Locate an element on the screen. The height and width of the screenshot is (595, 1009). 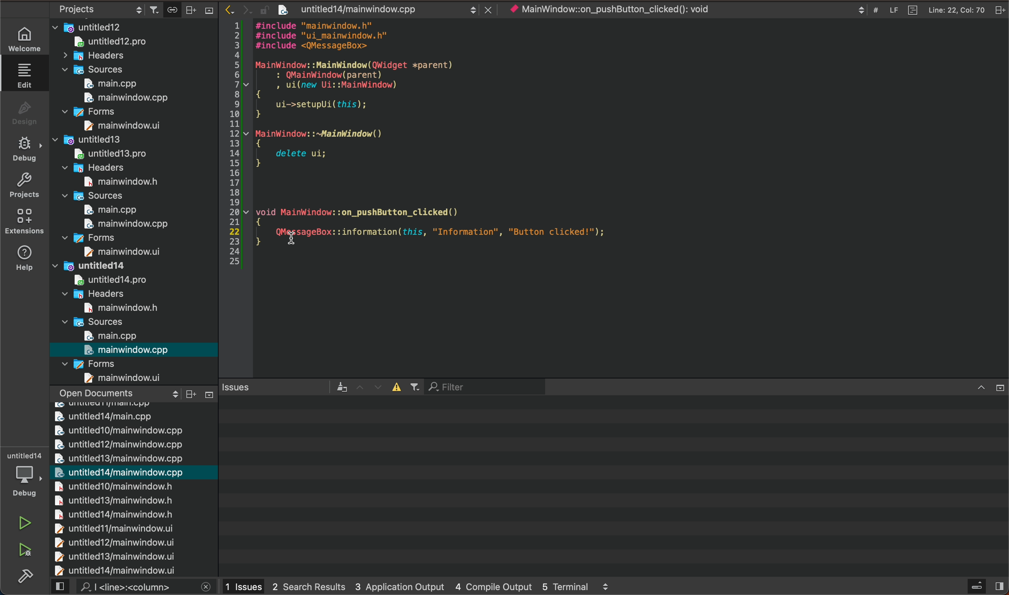
main window is located at coordinates (123, 224).